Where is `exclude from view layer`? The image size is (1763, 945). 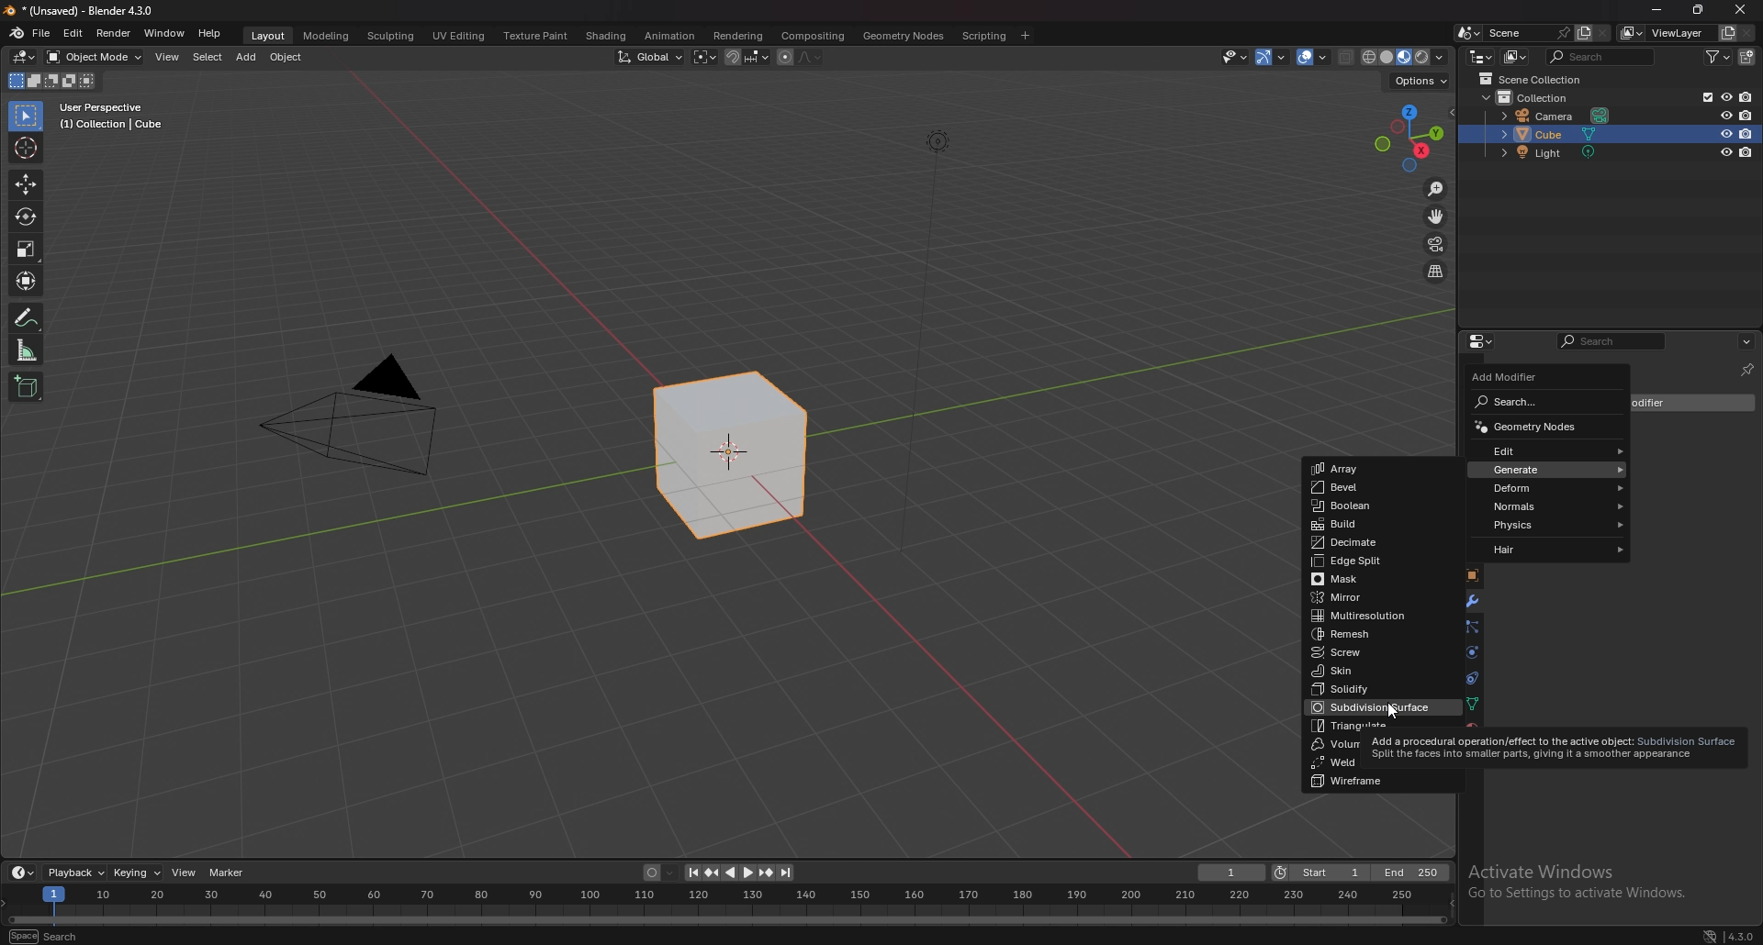 exclude from view layer is located at coordinates (1704, 97).